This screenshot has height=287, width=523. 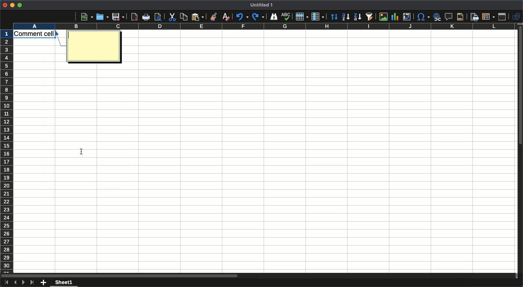 What do you see at coordinates (517, 16) in the screenshot?
I see `Shapes` at bounding box center [517, 16].